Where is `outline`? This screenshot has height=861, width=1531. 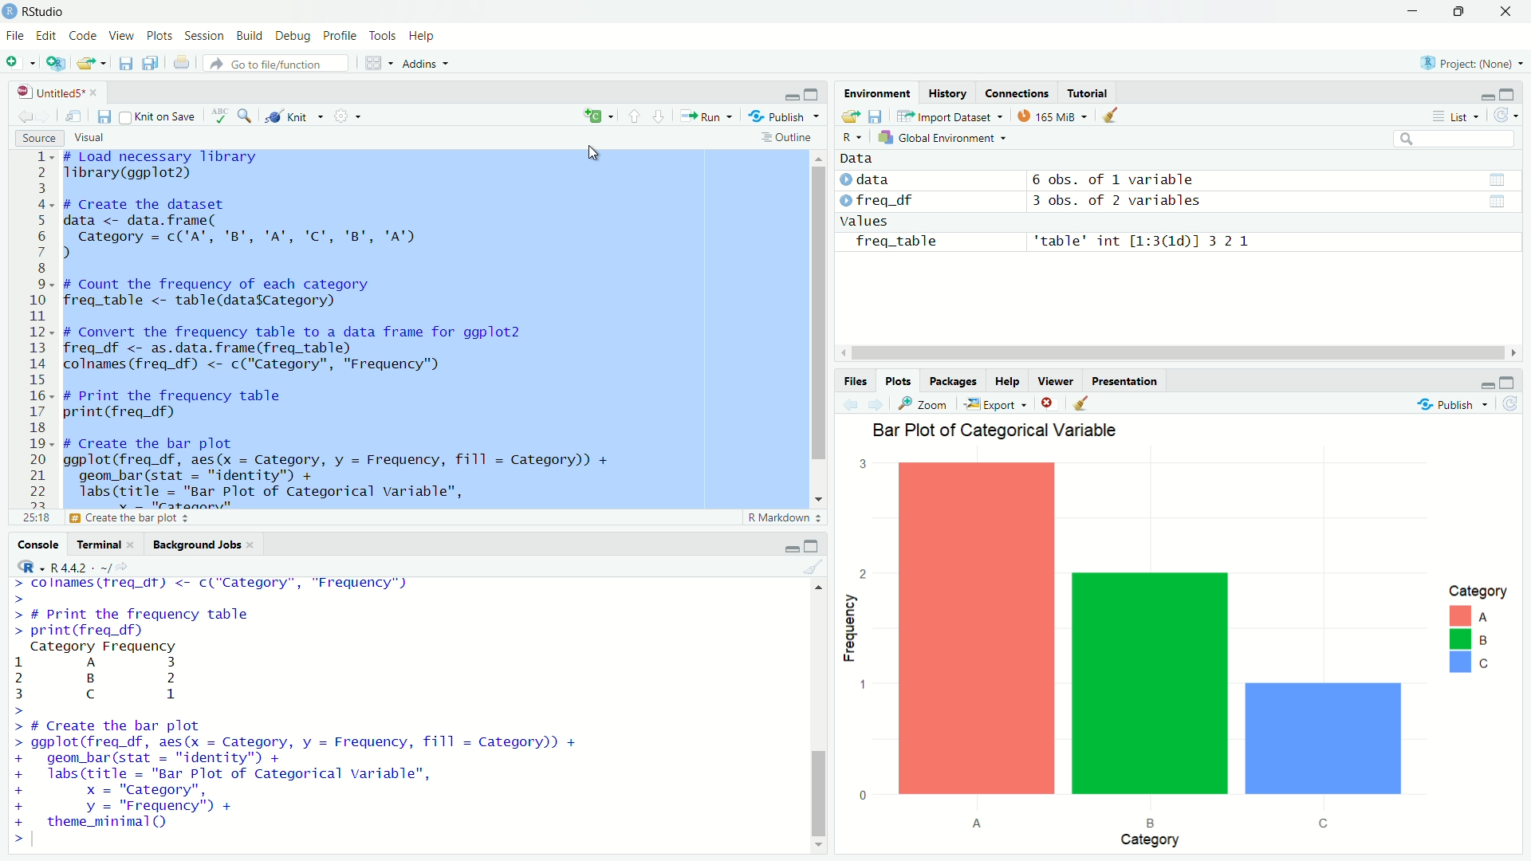 outline is located at coordinates (787, 137).